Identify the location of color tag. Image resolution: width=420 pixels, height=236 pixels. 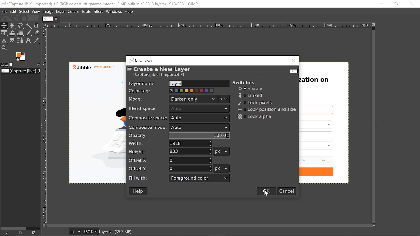
(139, 91).